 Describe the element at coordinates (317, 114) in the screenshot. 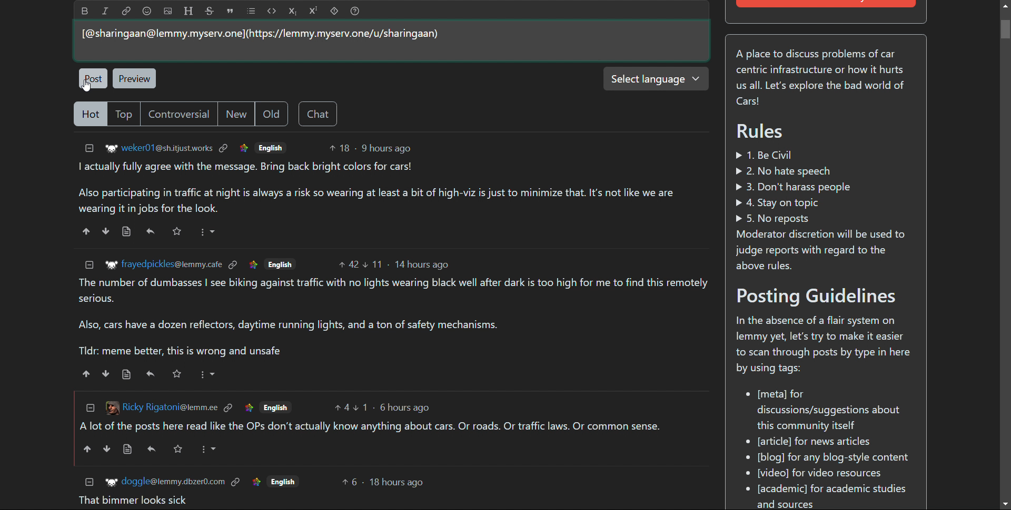

I see `chat` at that location.